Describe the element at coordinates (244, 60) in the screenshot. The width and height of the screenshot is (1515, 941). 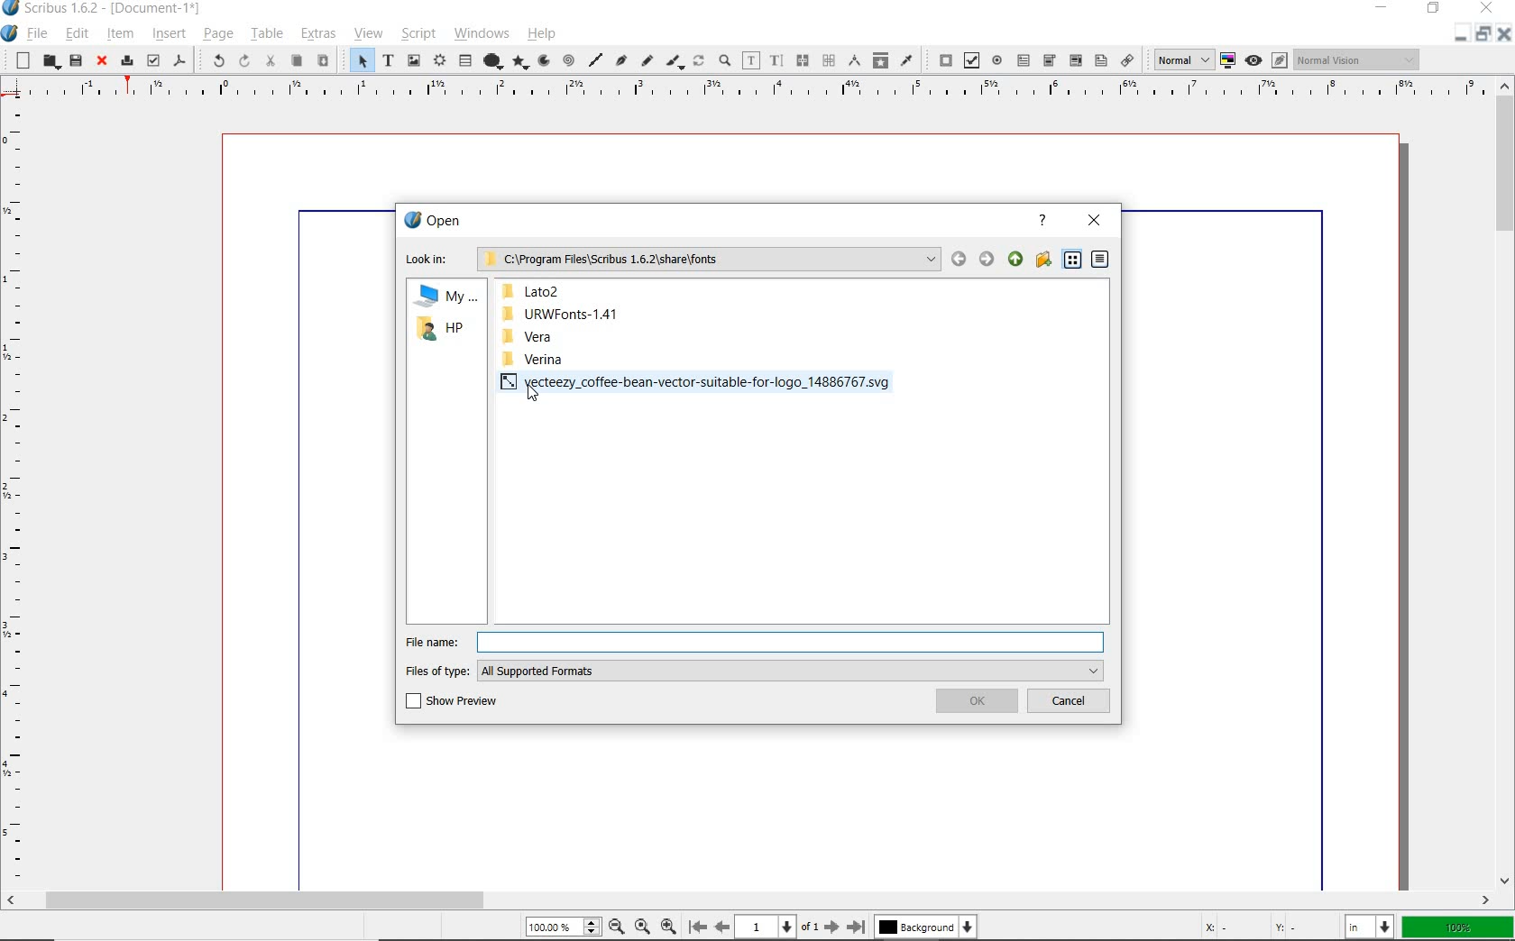
I see `redo` at that location.